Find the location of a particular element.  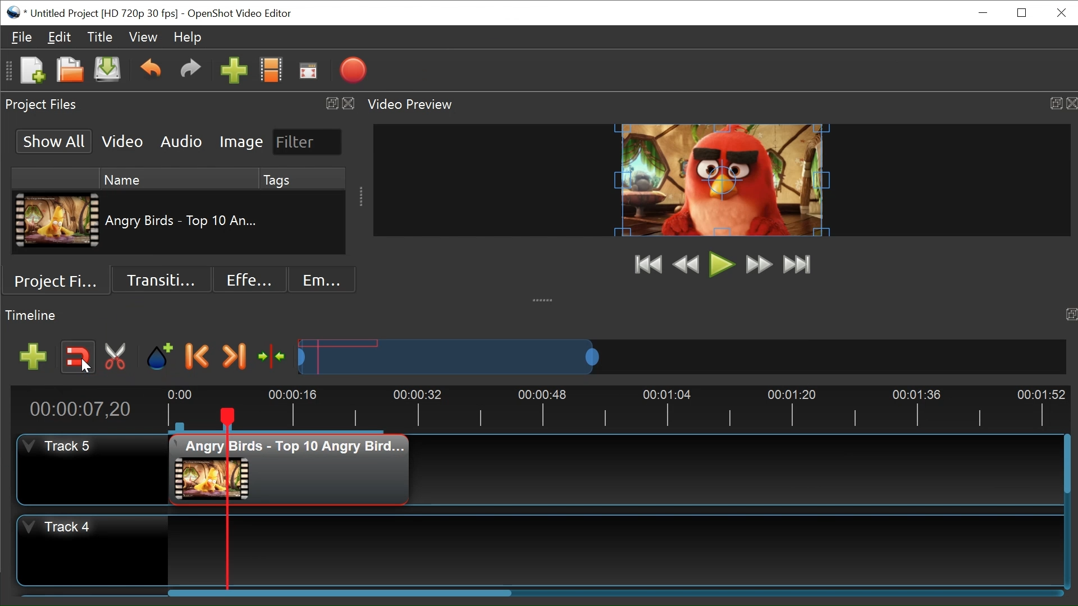

Restore is located at coordinates (1020, 13).